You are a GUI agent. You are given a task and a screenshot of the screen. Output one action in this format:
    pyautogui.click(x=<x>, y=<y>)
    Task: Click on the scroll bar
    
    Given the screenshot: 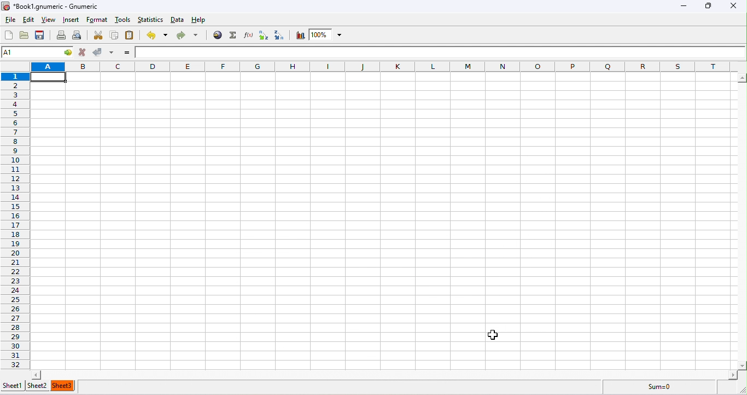 What is the action you would take?
    pyautogui.click(x=383, y=374)
    